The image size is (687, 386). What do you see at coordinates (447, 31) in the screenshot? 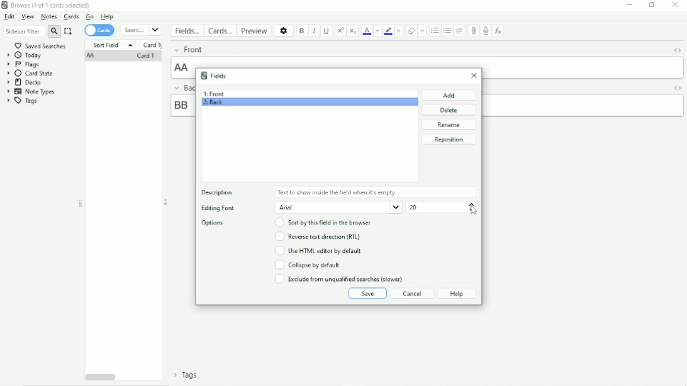
I see `Ordered list` at bounding box center [447, 31].